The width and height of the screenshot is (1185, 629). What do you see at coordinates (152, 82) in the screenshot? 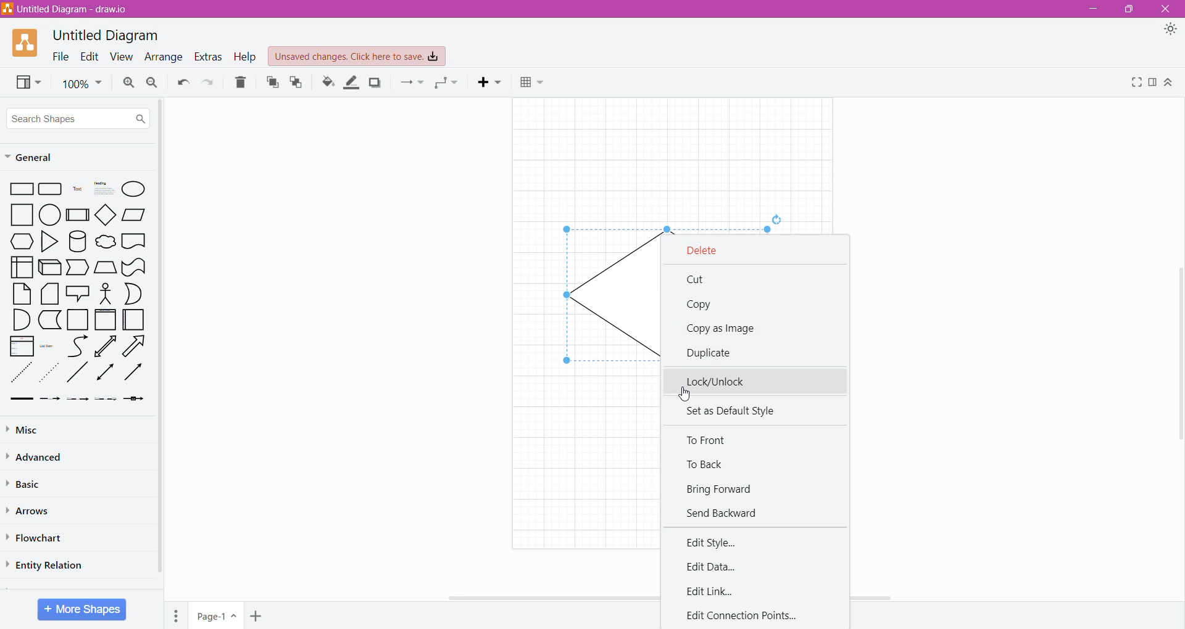
I see `Zoom Out` at bounding box center [152, 82].